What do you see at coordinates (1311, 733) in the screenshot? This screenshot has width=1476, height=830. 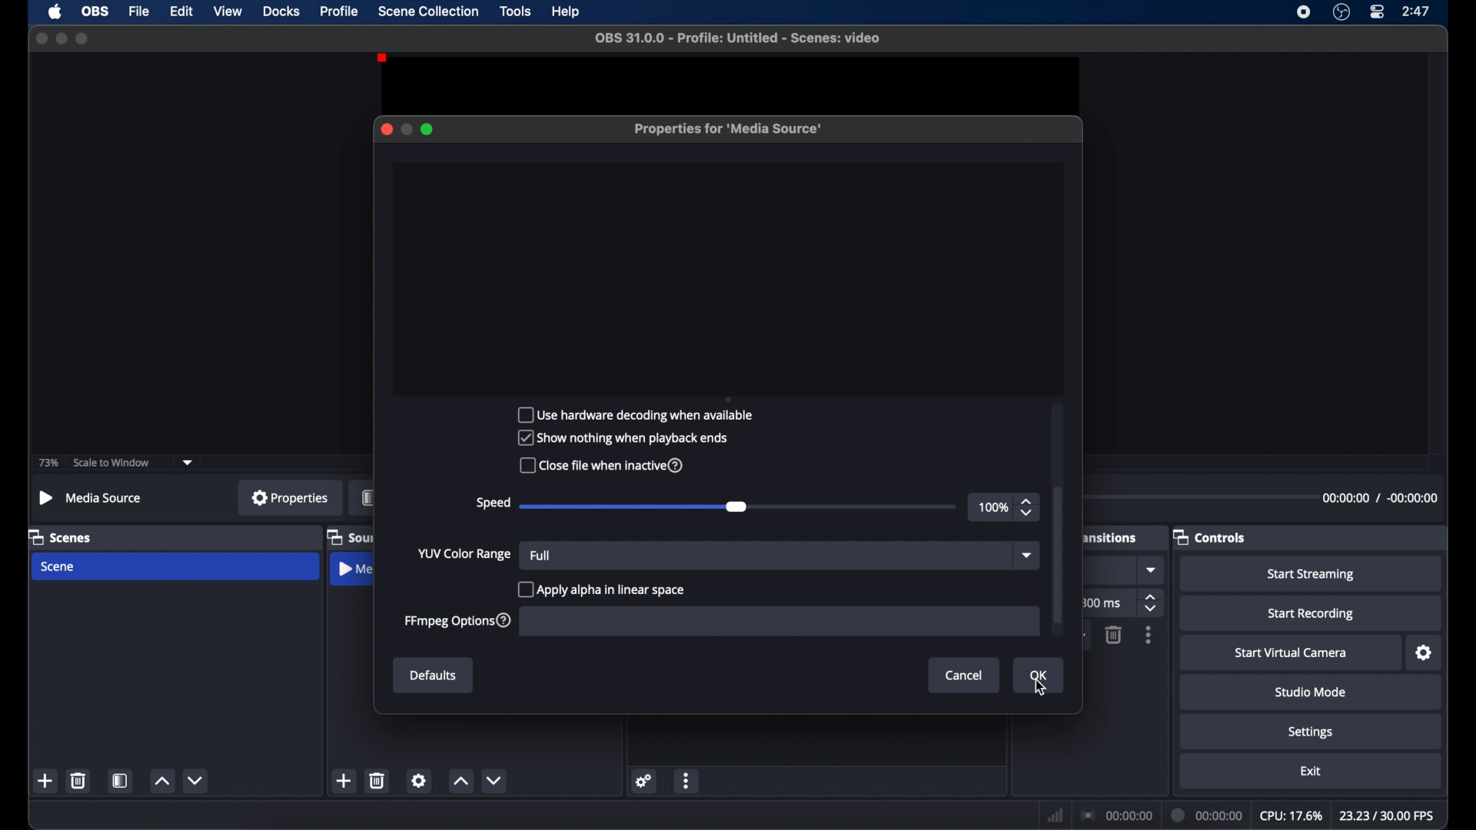 I see `settings` at bounding box center [1311, 733].